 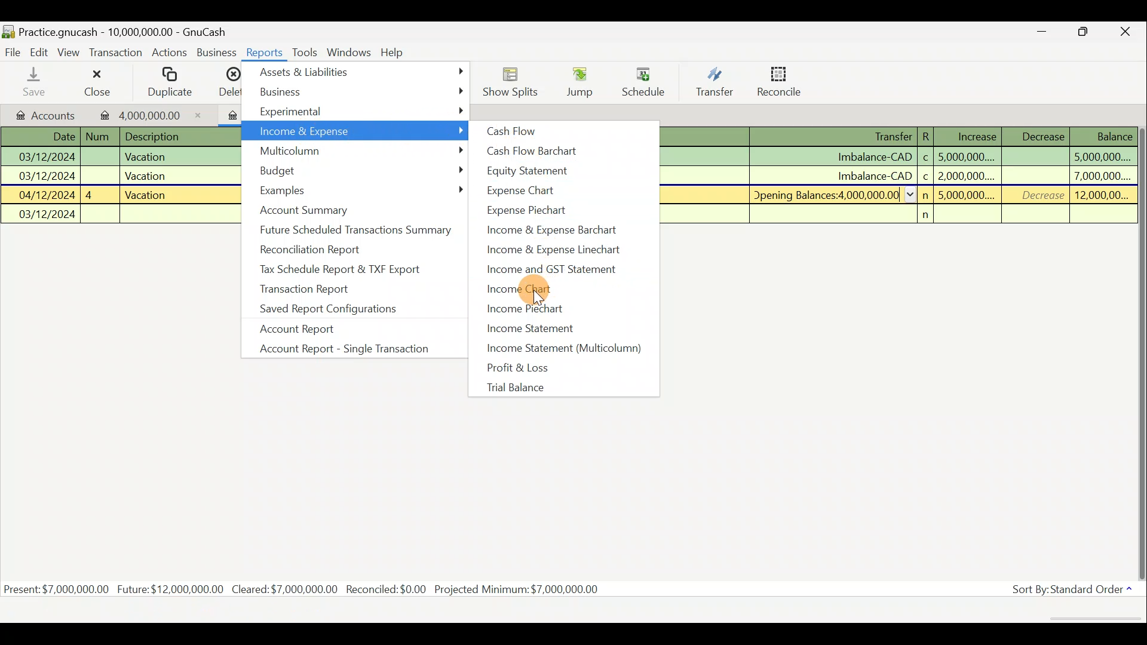 What do you see at coordinates (568, 269) in the screenshot?
I see `Income and GST statement` at bounding box center [568, 269].